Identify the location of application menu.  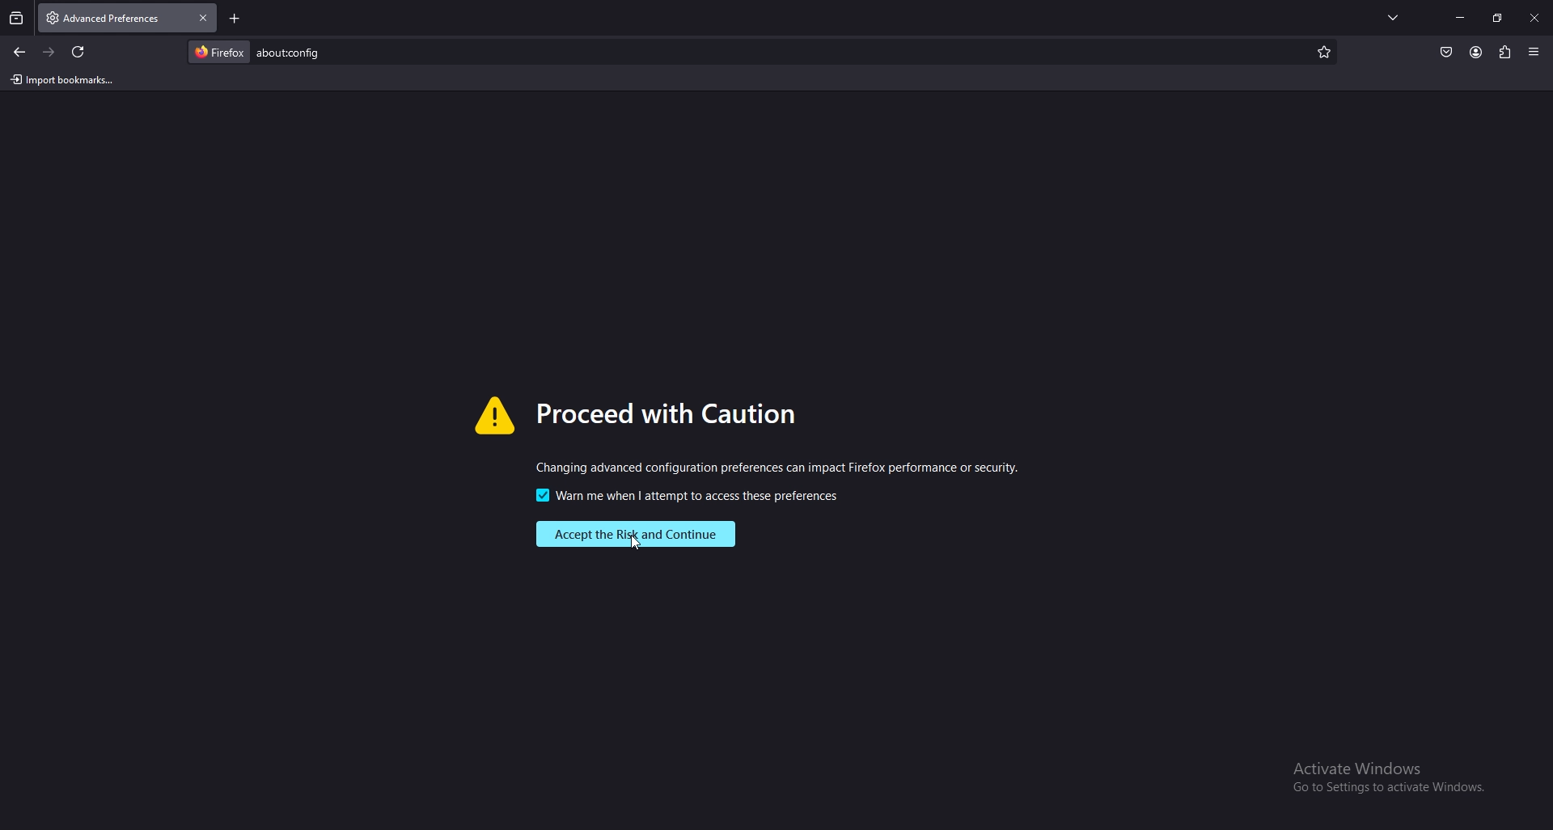
(1535, 52).